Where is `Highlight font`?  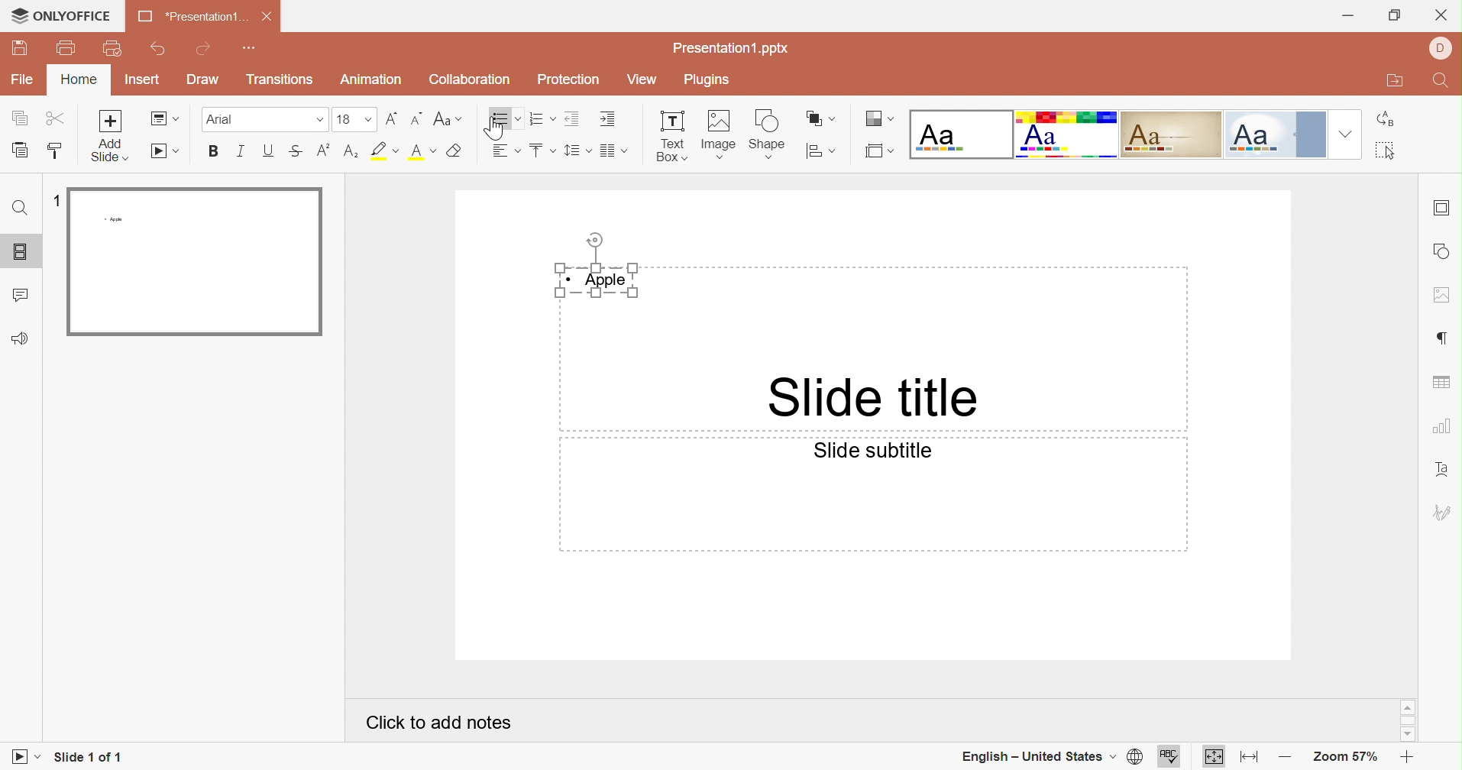
Highlight font is located at coordinates (386, 151).